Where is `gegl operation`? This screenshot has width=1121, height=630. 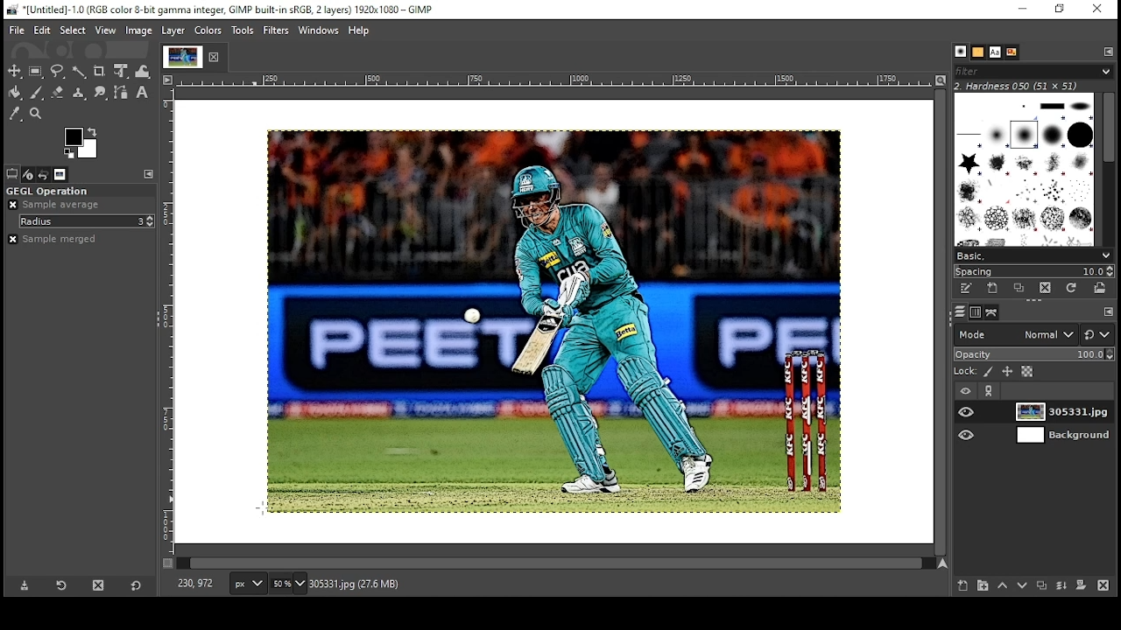 gegl operation is located at coordinates (48, 191).